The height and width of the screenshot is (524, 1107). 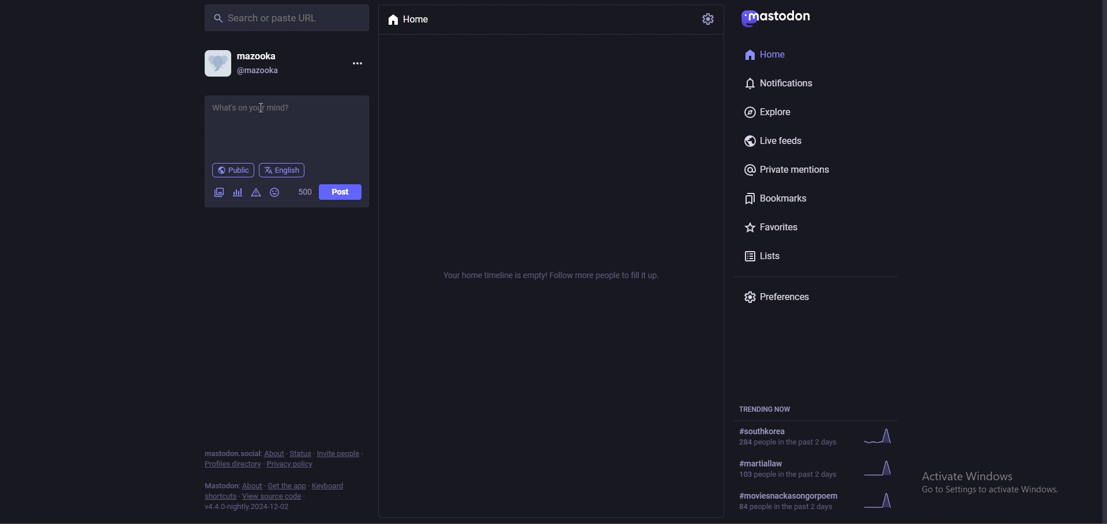 I want to click on keyboard, so click(x=328, y=486).